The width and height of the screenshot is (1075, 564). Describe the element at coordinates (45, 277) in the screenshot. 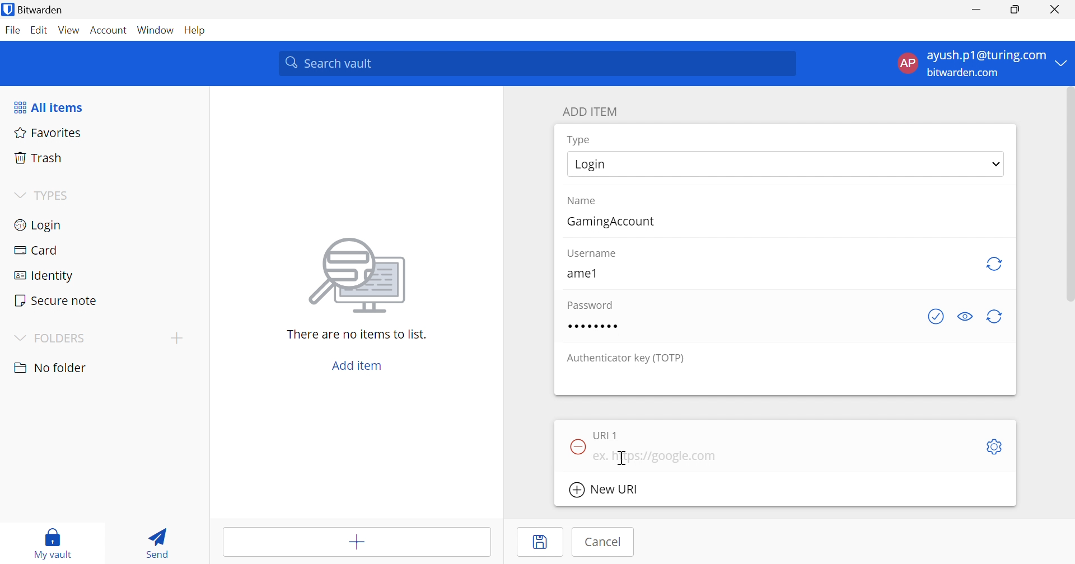

I see `Identity` at that location.